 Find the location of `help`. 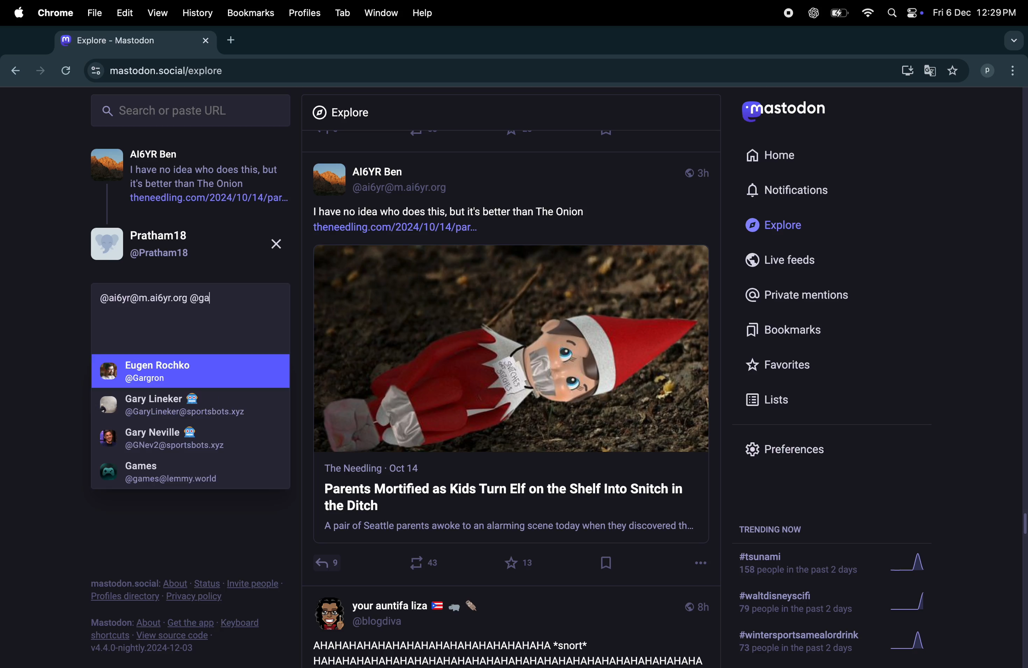

help is located at coordinates (423, 13).